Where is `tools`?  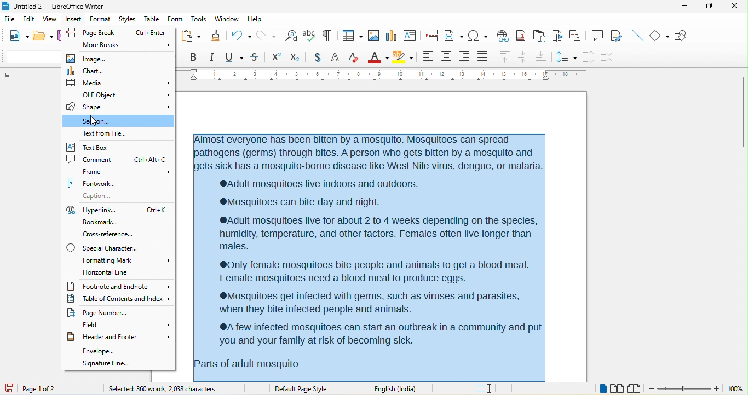
tools is located at coordinates (199, 20).